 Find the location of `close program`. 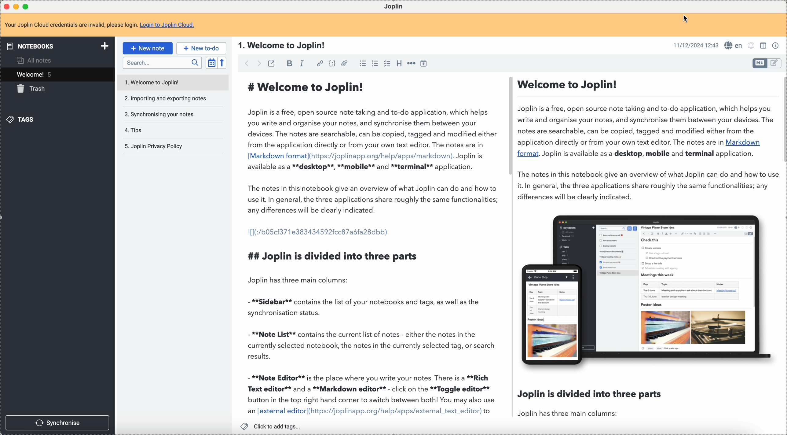

close program is located at coordinates (5, 6).